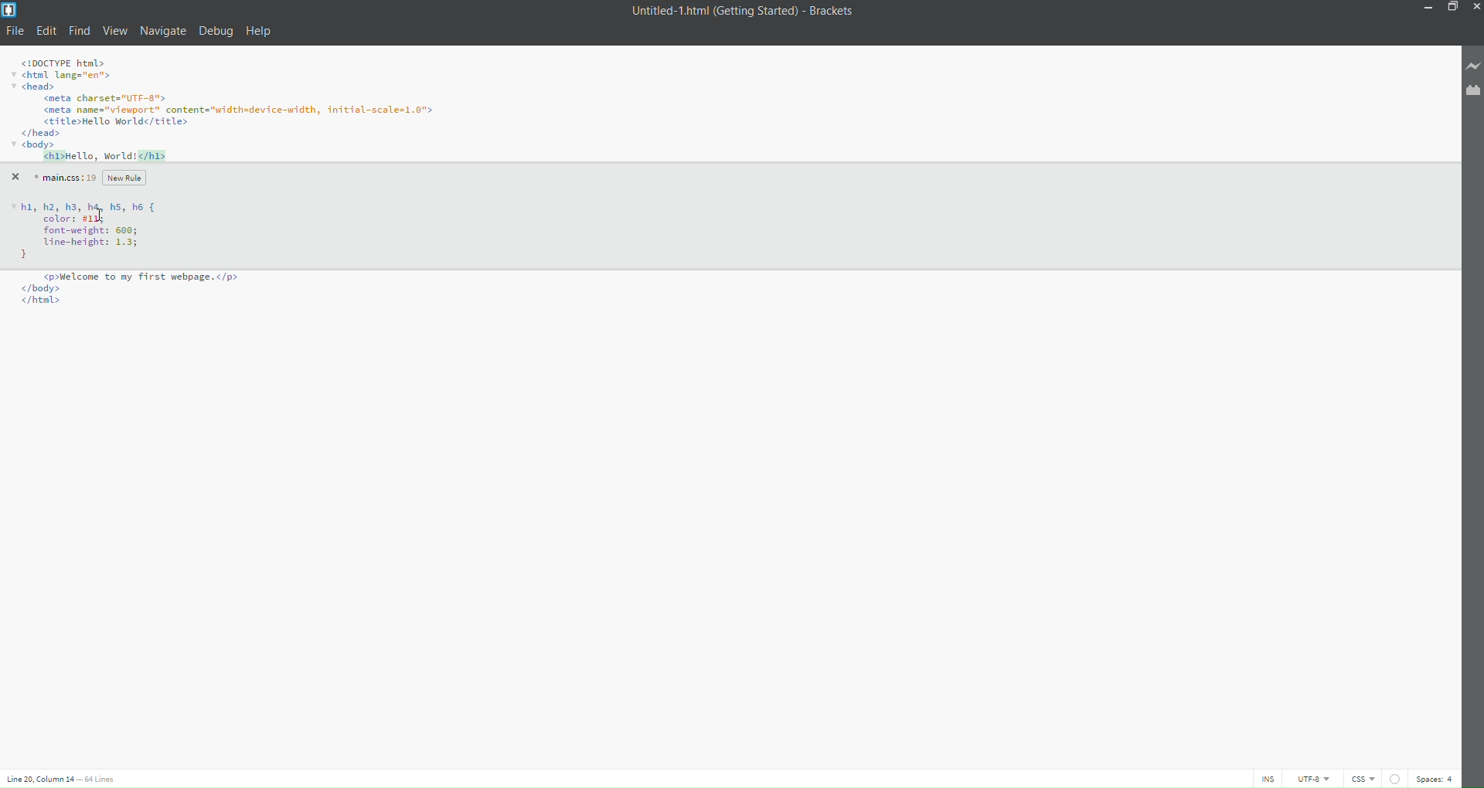 This screenshot has height=788, width=1484. Describe the element at coordinates (96, 247) in the screenshot. I see `color` at that location.